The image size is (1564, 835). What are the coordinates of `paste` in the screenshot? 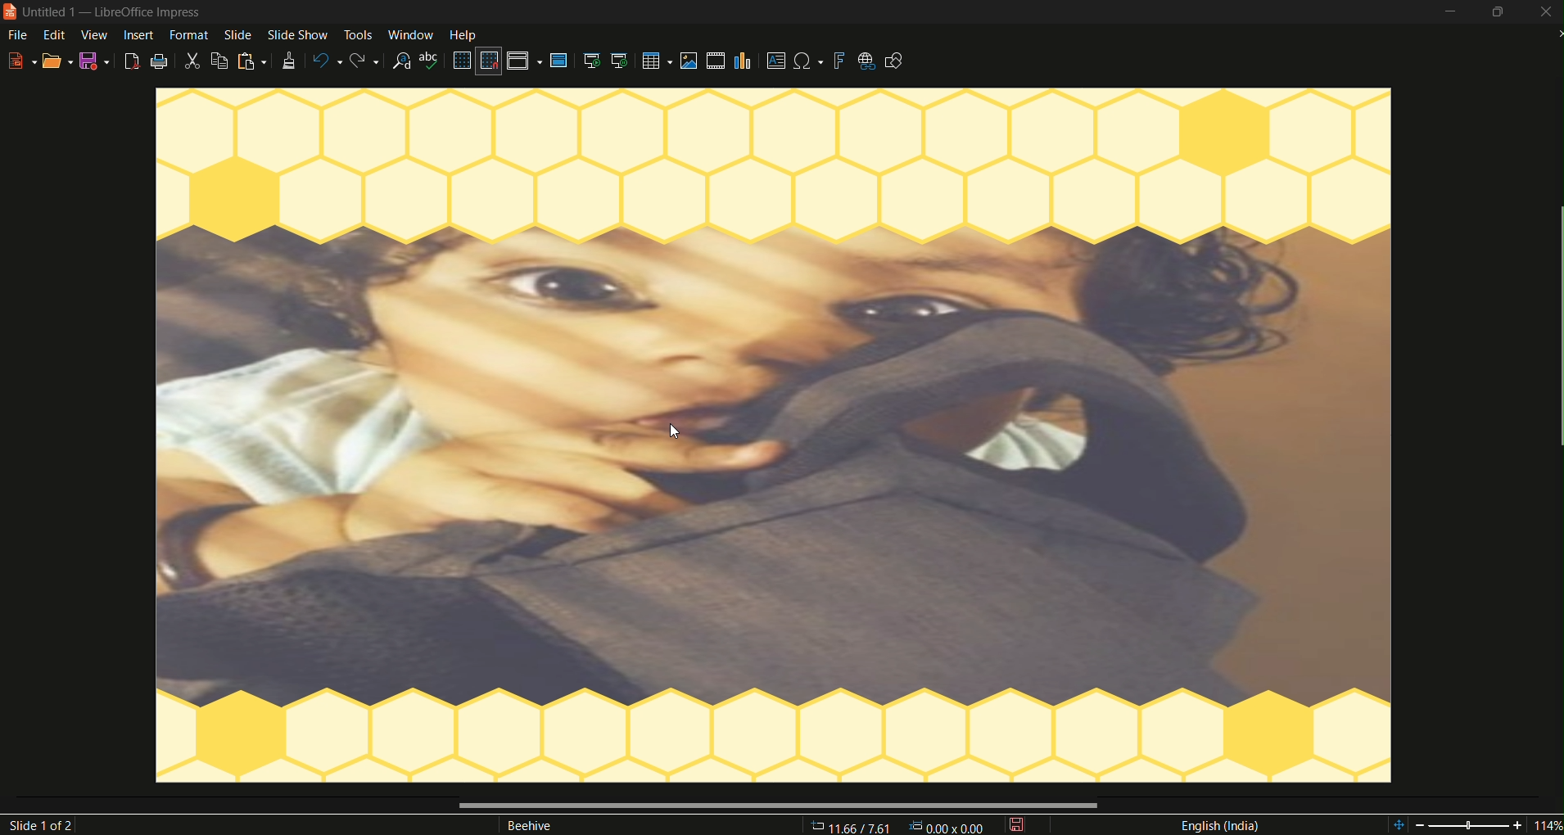 It's located at (251, 62).